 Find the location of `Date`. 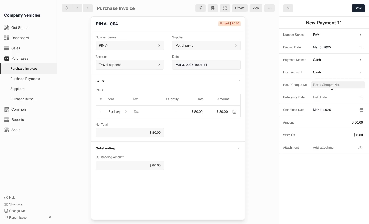

Date is located at coordinates (178, 56).